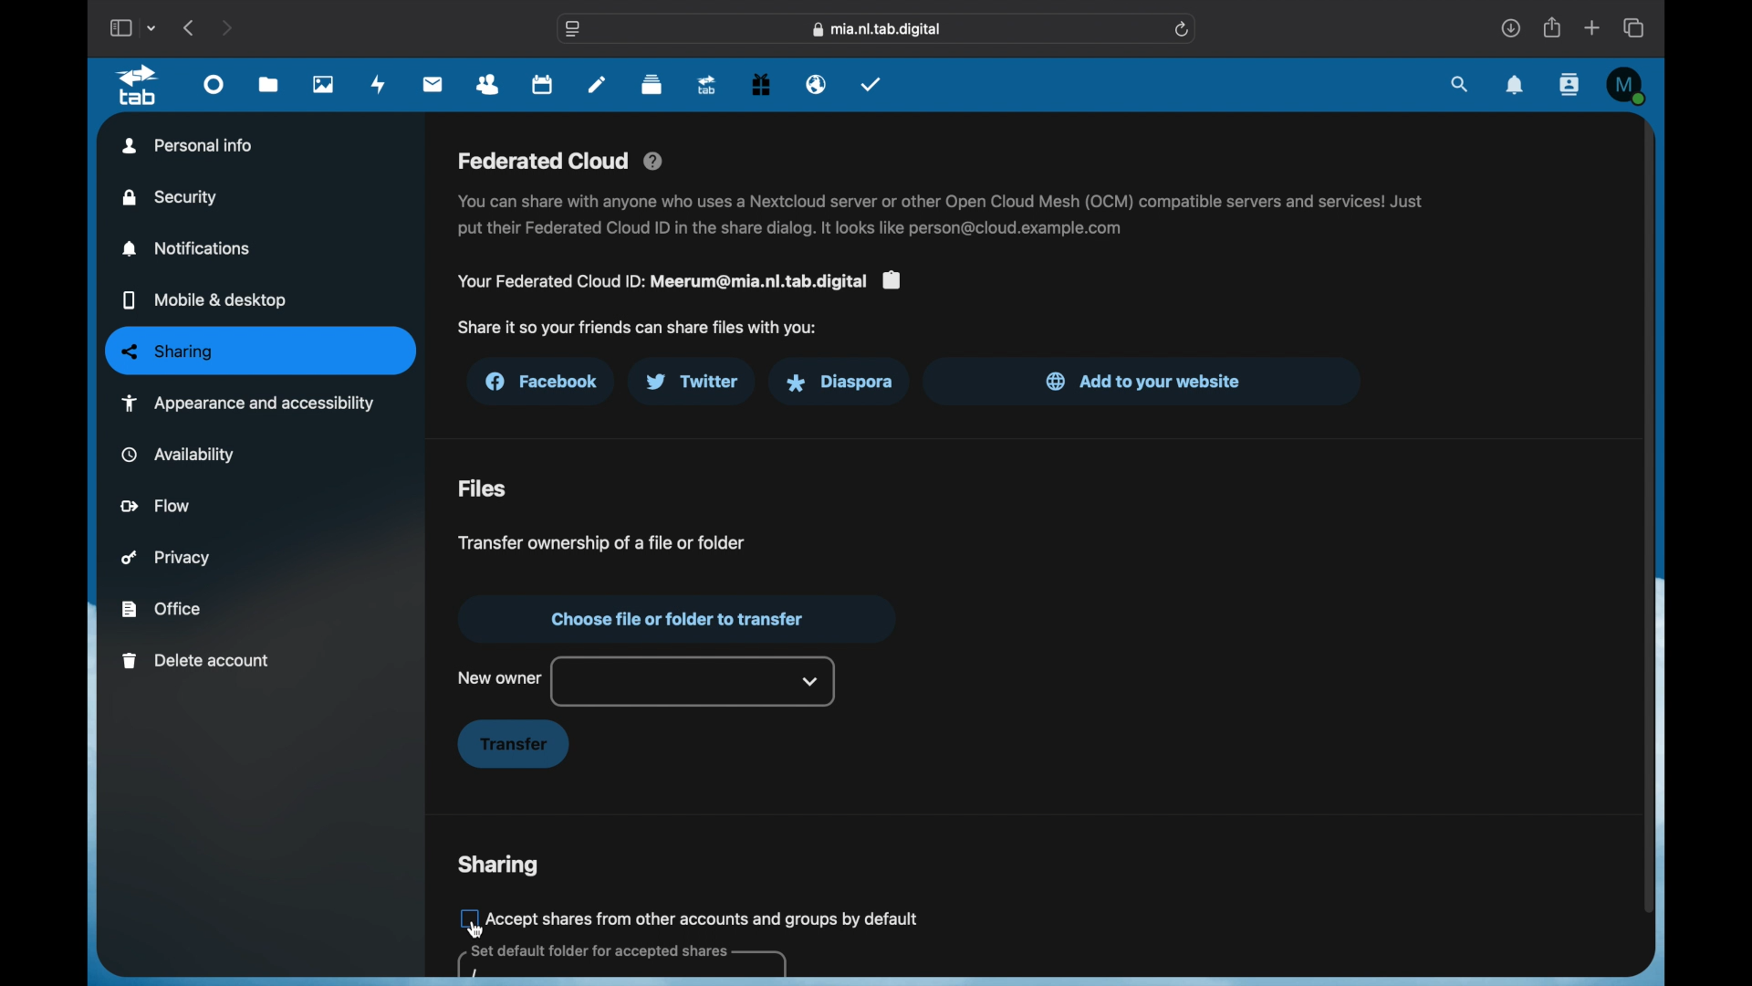 The image size is (1752, 986). What do you see at coordinates (1144, 381) in the screenshot?
I see `add to your website` at bounding box center [1144, 381].